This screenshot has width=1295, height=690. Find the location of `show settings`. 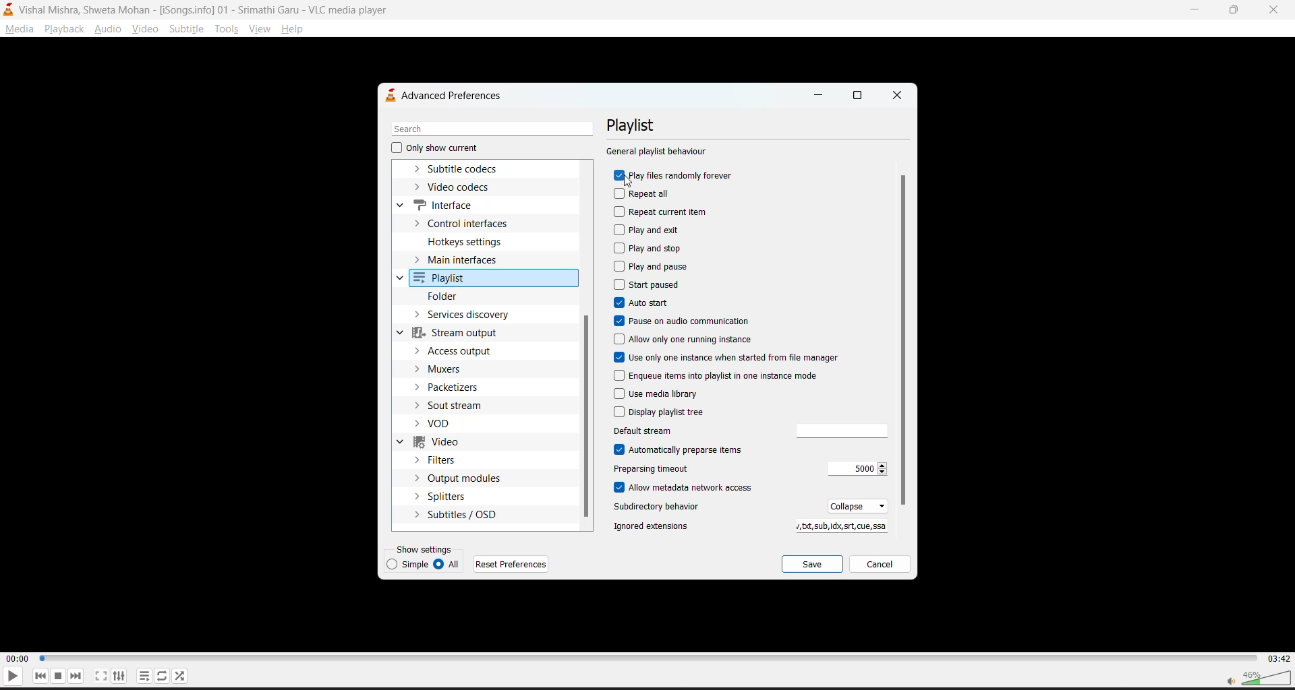

show settings is located at coordinates (424, 550).